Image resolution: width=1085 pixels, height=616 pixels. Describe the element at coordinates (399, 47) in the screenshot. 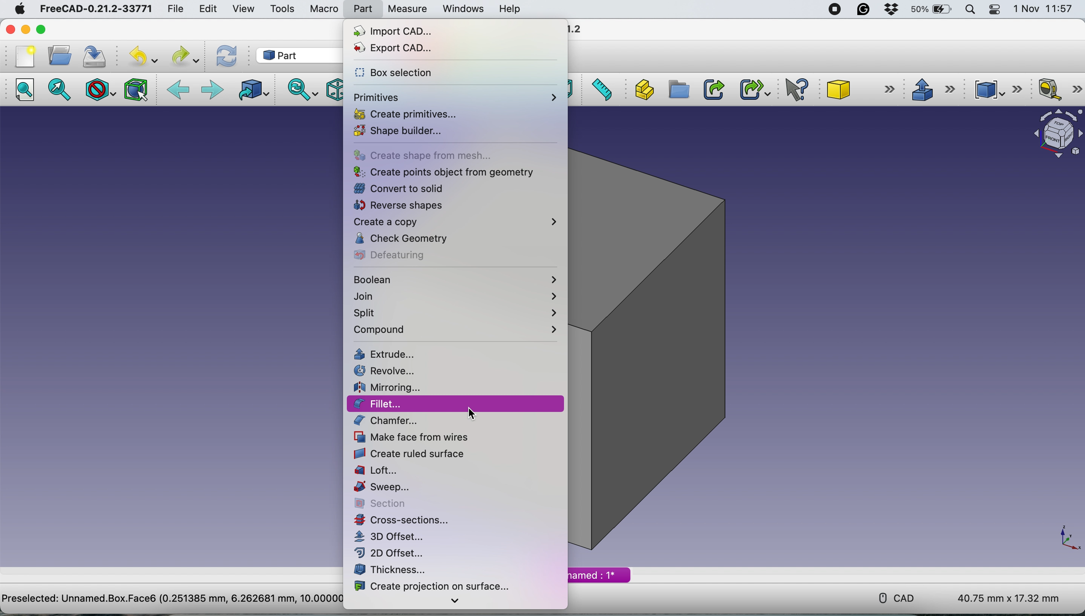

I see `export cad` at that location.